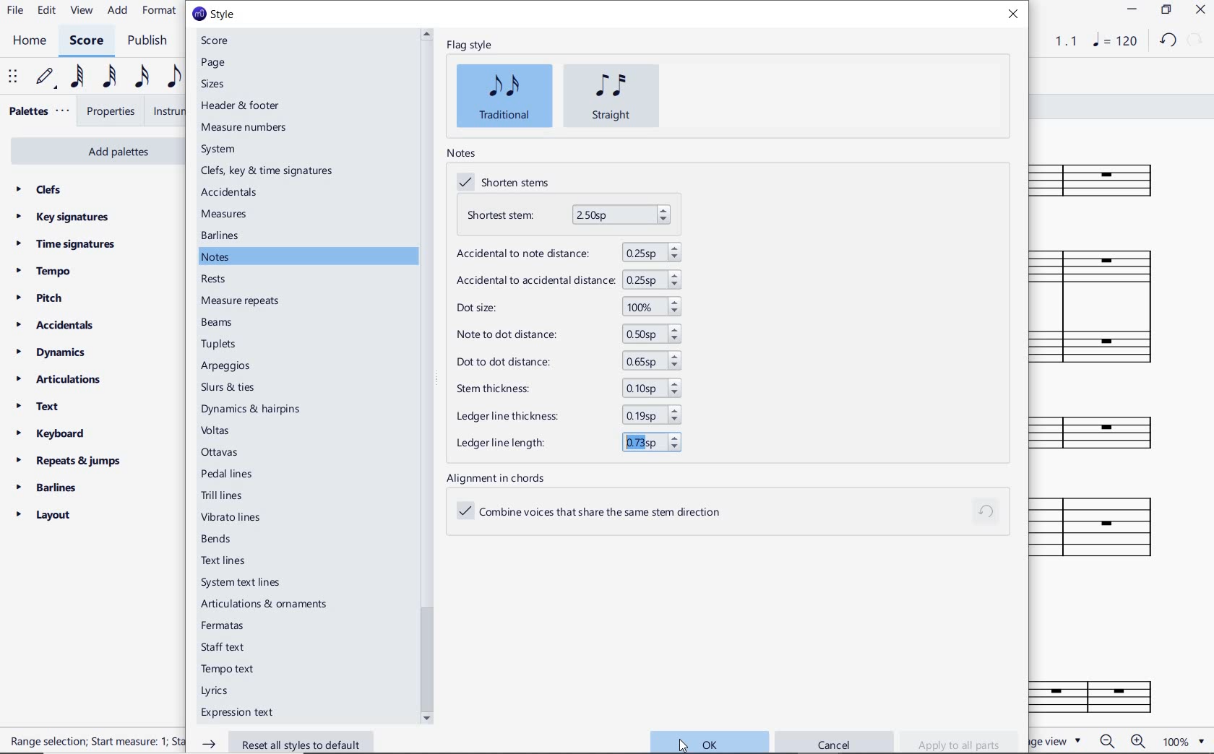 This screenshot has width=1214, height=754. I want to click on ledger line thickness increased, so click(563, 416).